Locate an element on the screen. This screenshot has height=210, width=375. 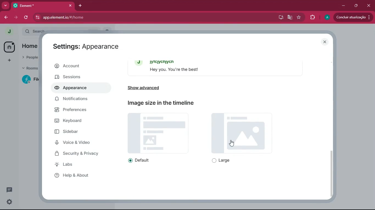
Element* is located at coordinates (39, 5).